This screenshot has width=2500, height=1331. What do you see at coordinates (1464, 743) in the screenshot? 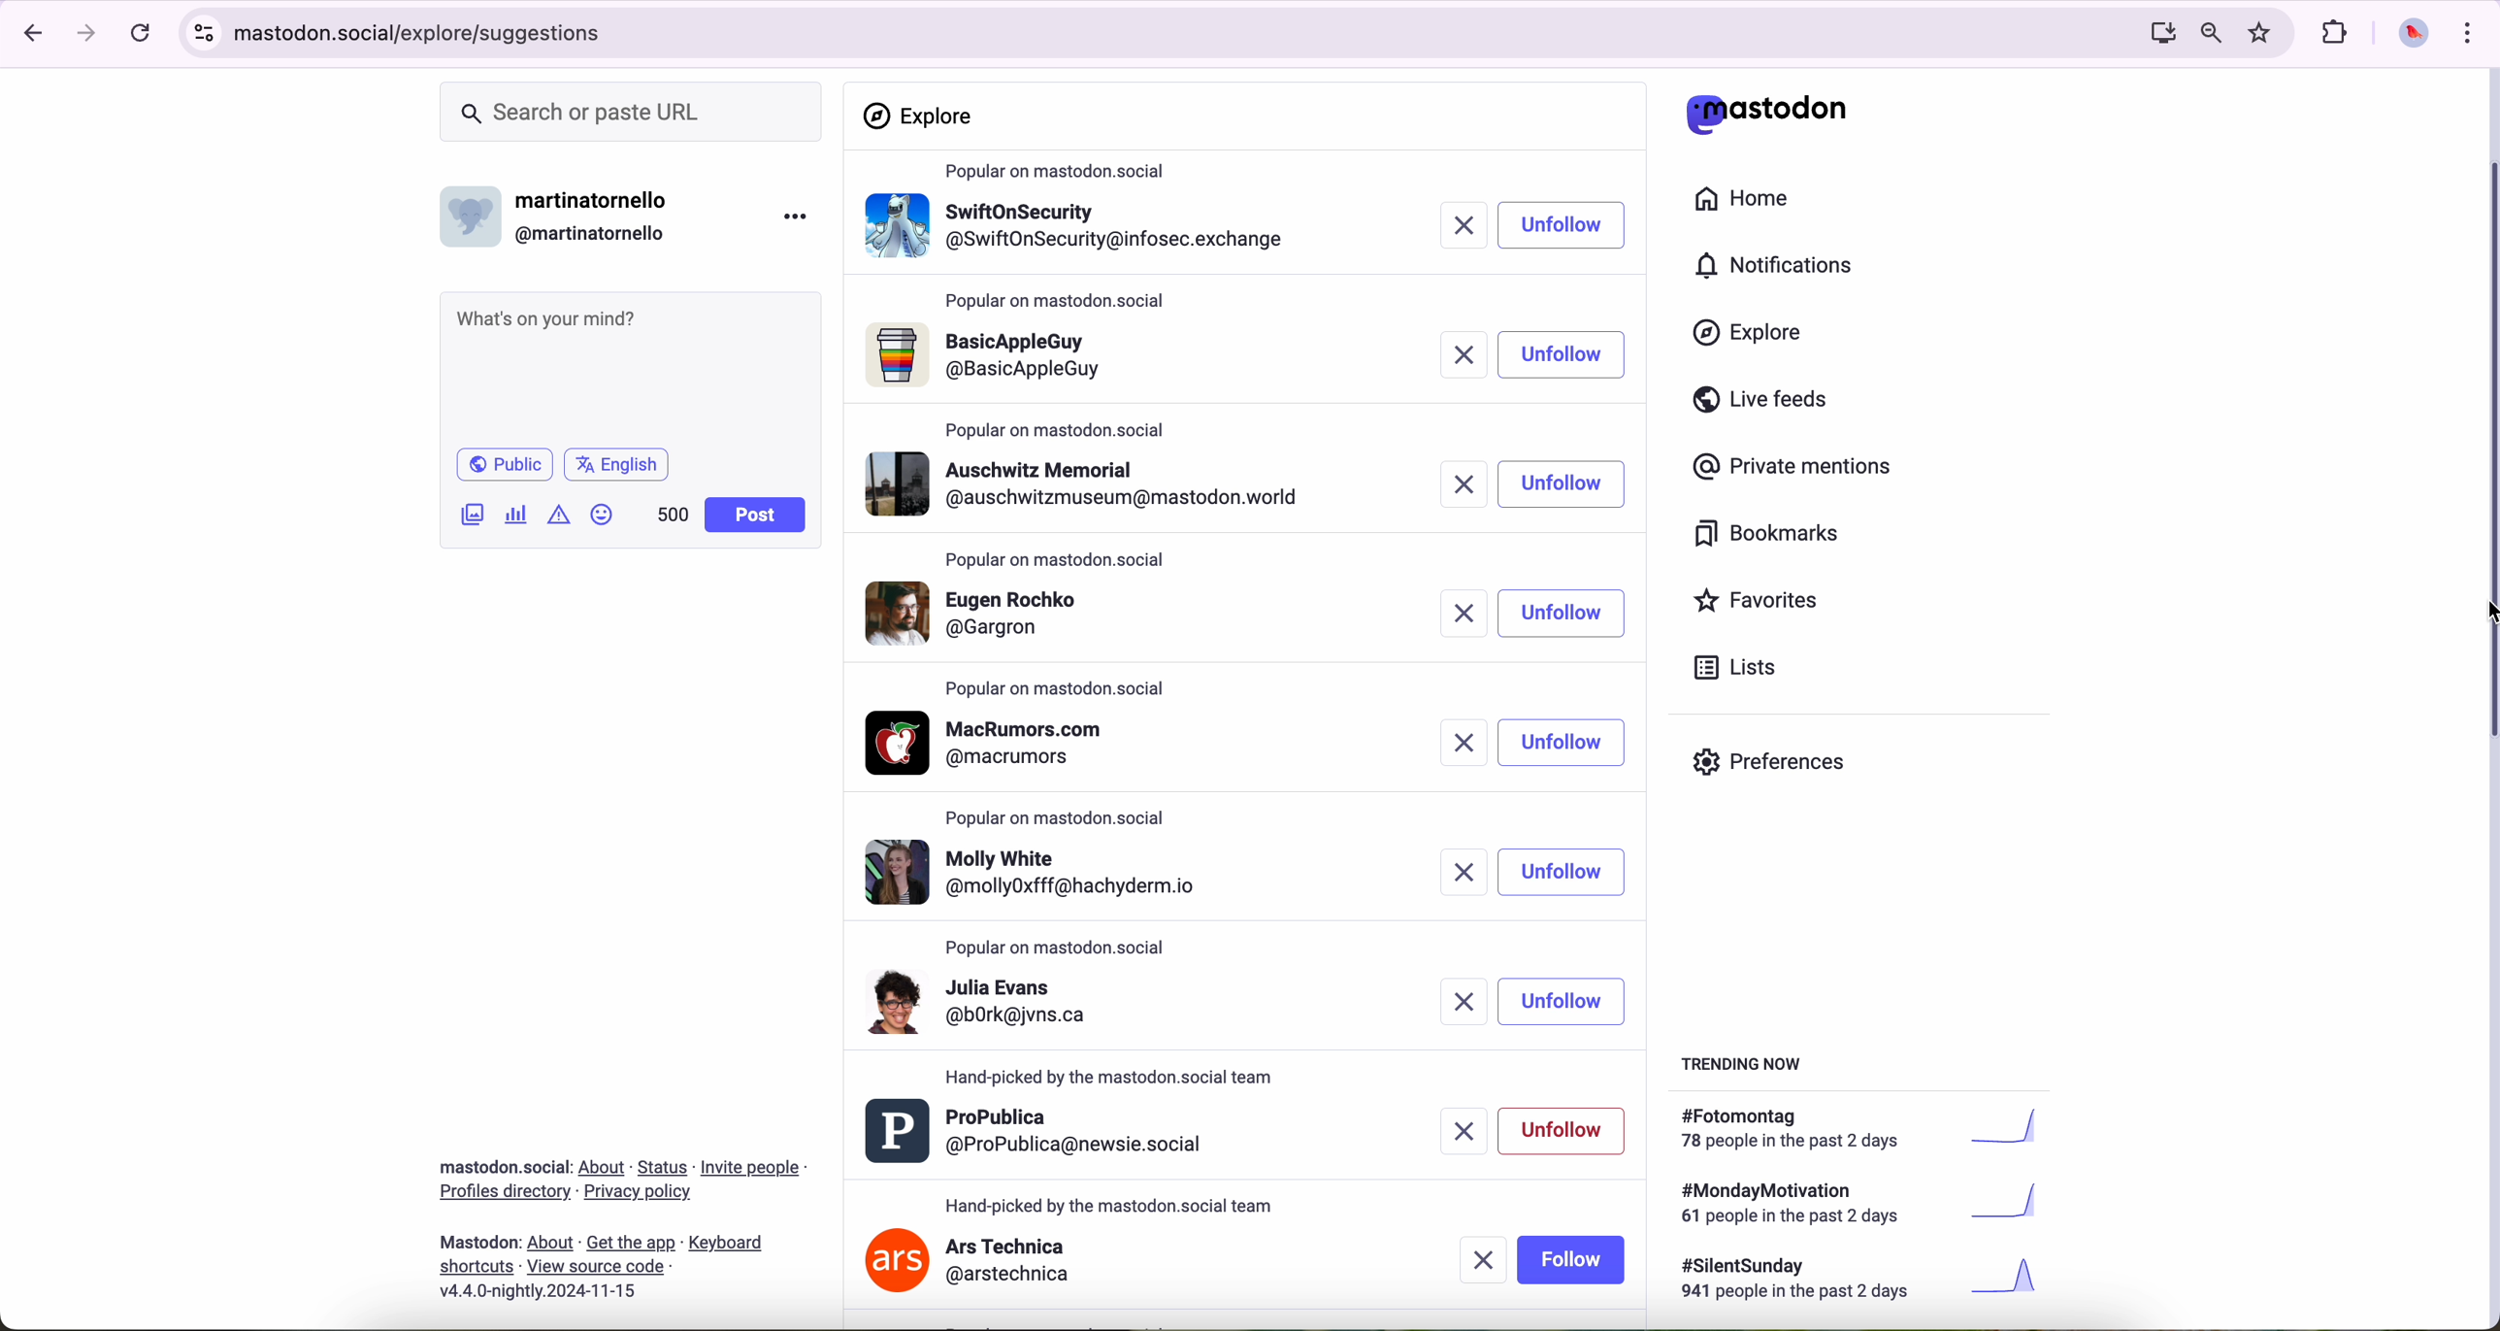
I see `remove` at bounding box center [1464, 743].